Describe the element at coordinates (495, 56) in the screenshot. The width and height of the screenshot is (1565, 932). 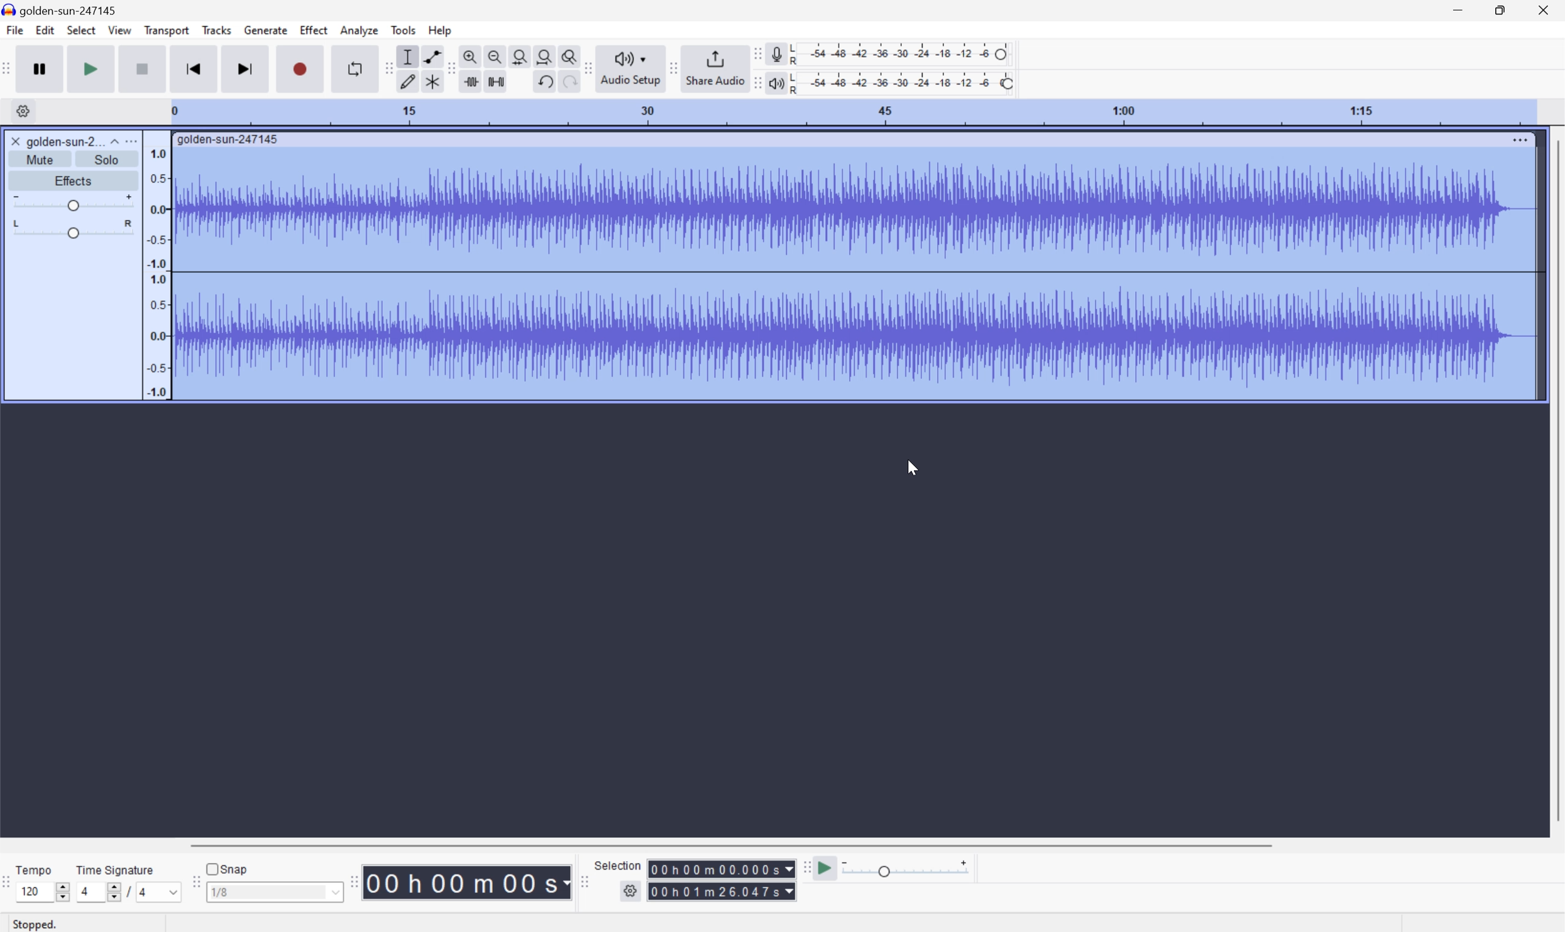
I see `Zoom out` at that location.